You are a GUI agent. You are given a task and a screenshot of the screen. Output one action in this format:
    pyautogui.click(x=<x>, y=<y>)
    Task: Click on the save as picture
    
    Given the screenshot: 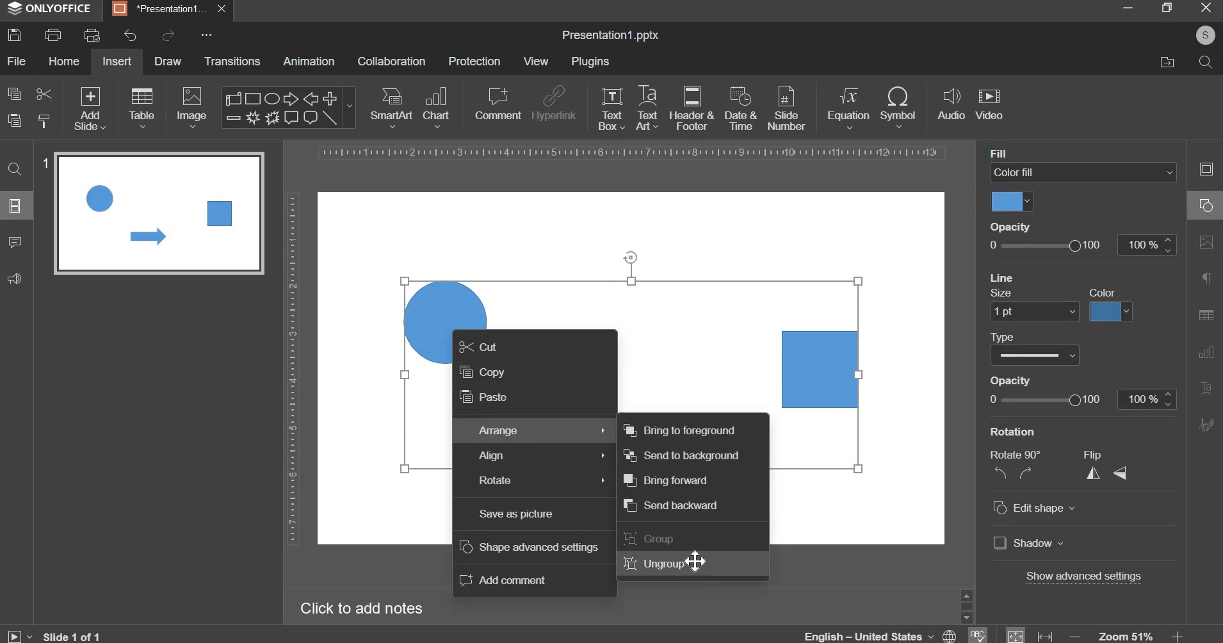 What is the action you would take?
    pyautogui.click(x=516, y=514)
    